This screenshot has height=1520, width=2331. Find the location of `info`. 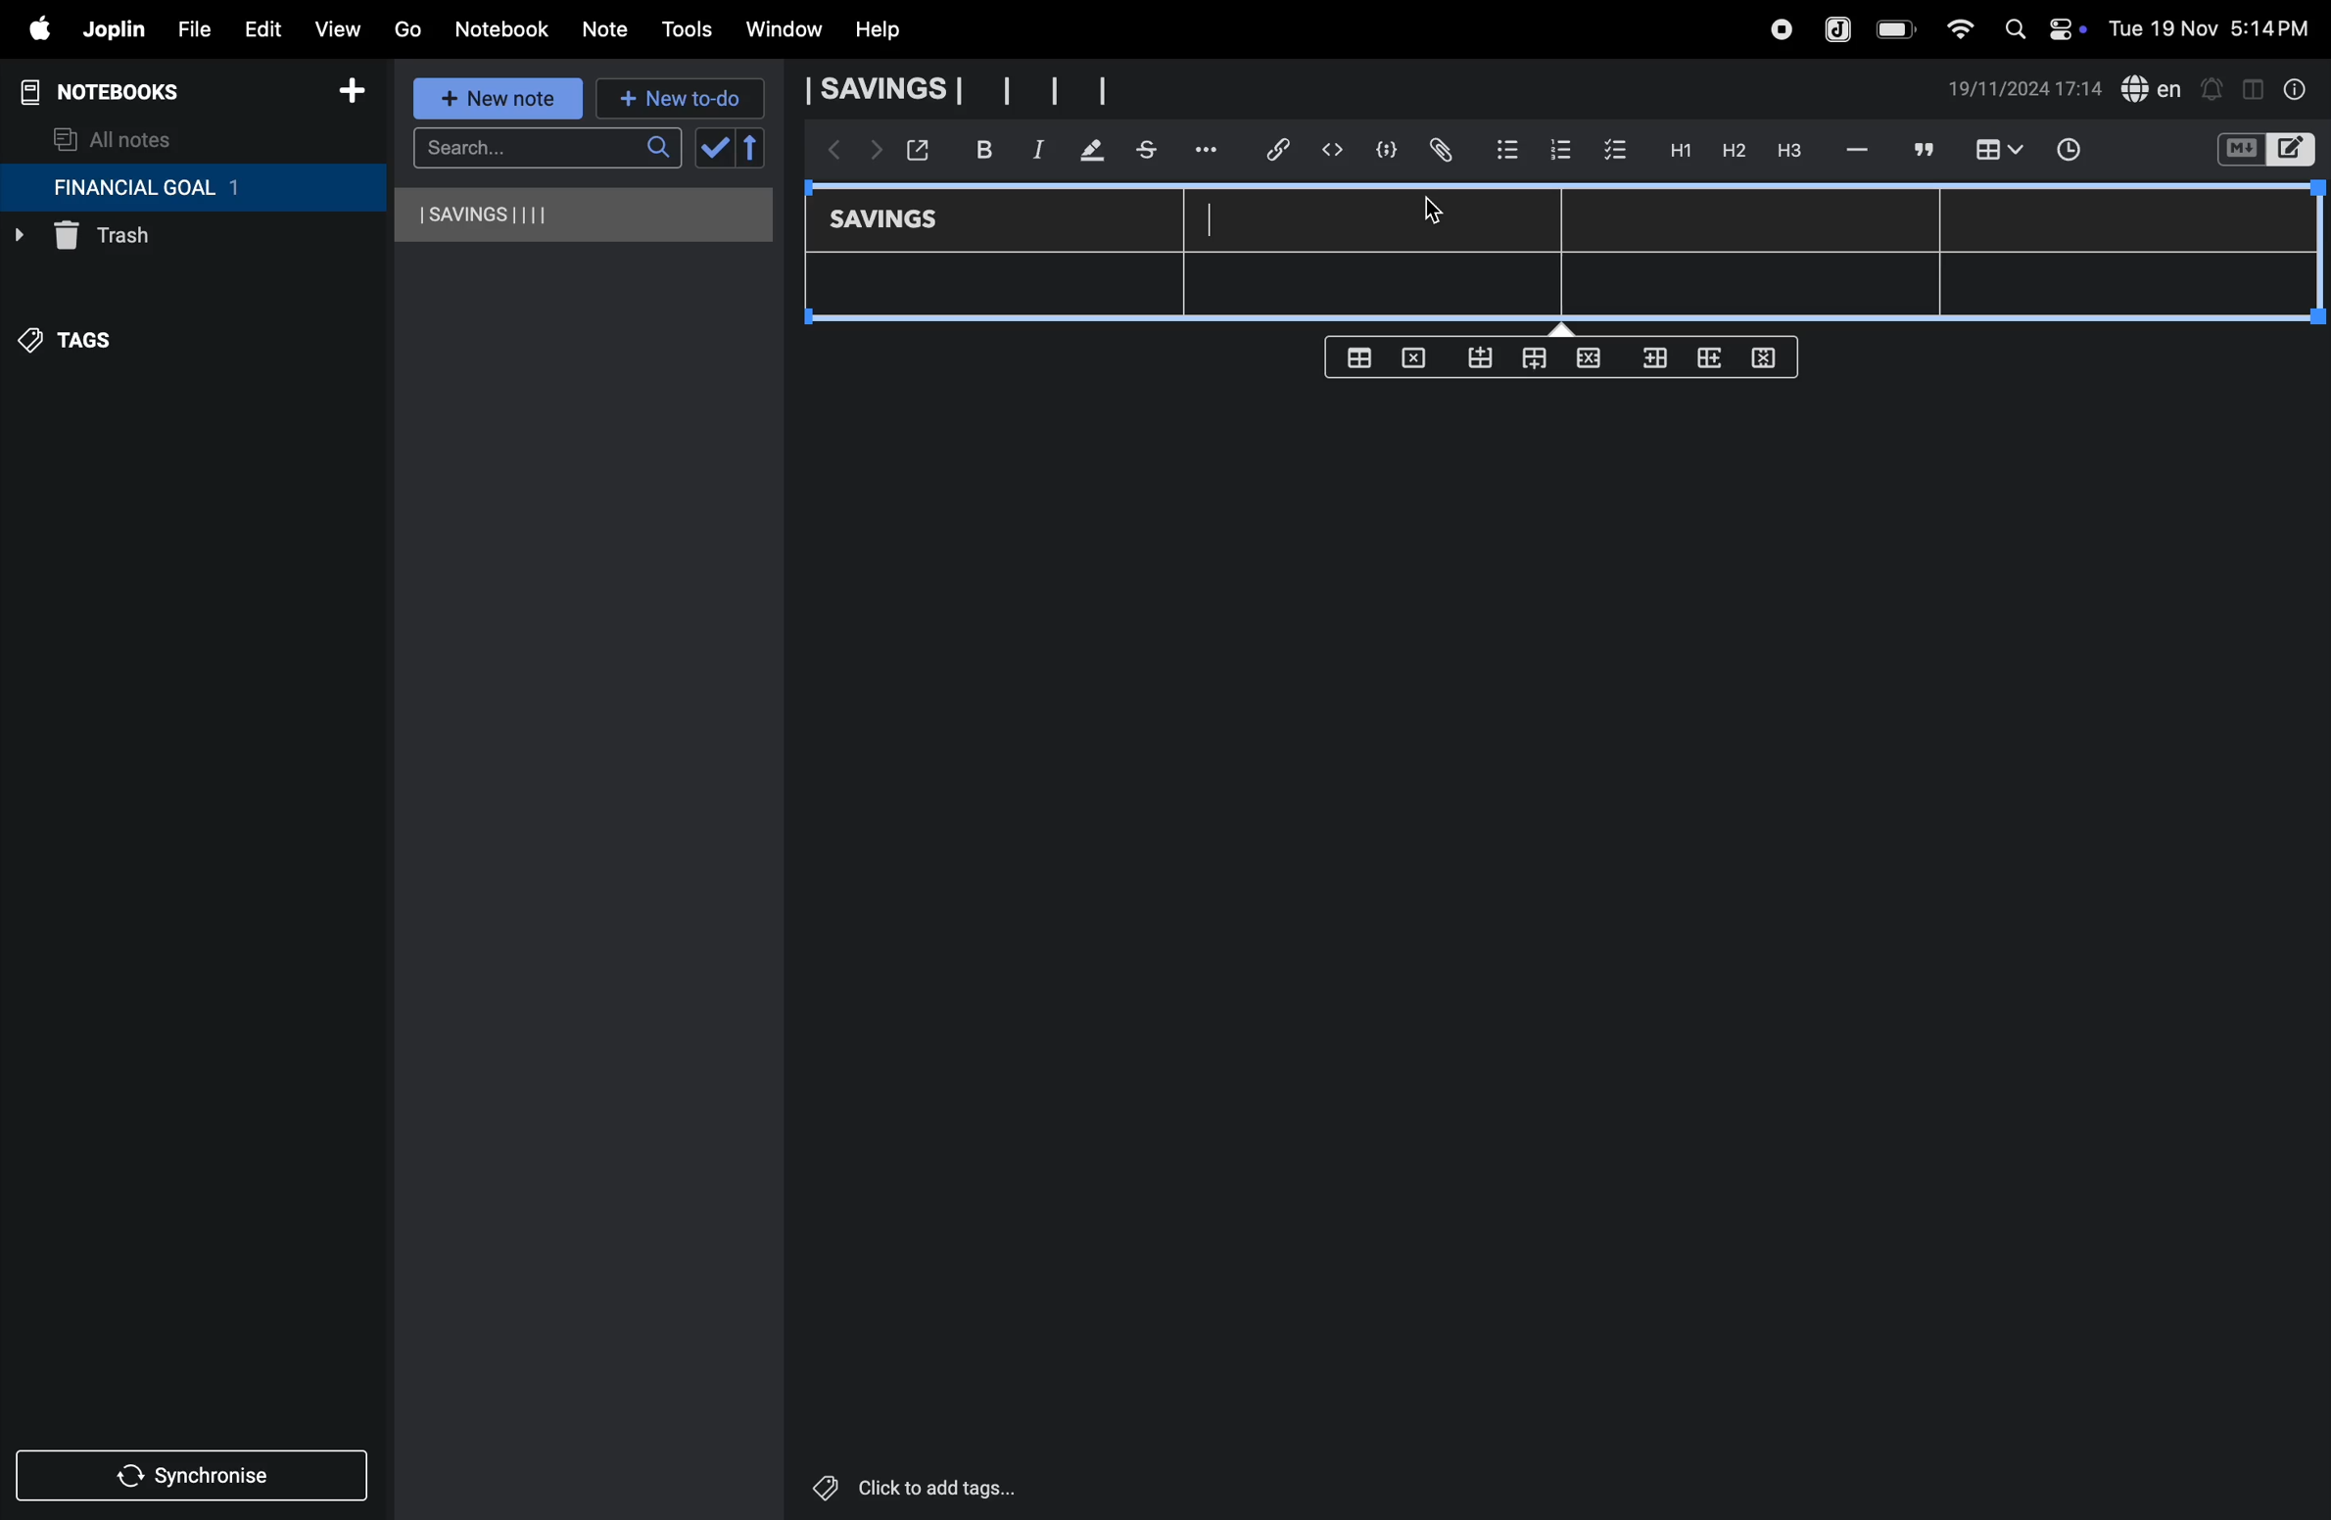

info is located at coordinates (2297, 89).